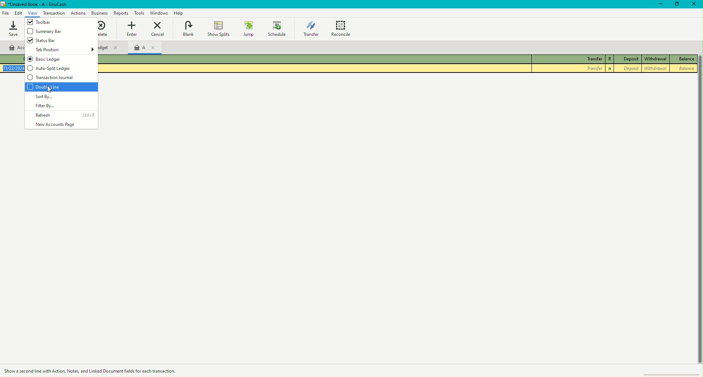 The height and width of the screenshot is (377, 703). I want to click on Enter, so click(130, 29).